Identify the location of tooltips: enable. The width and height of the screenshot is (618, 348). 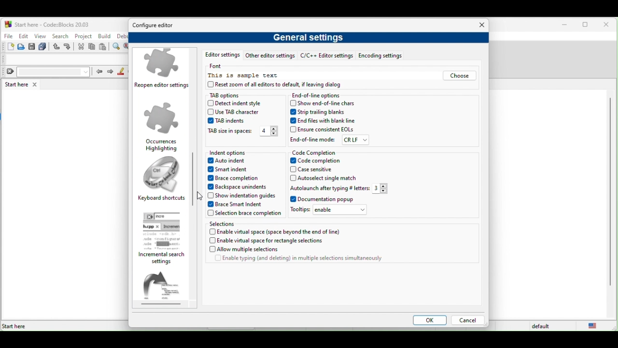
(331, 211).